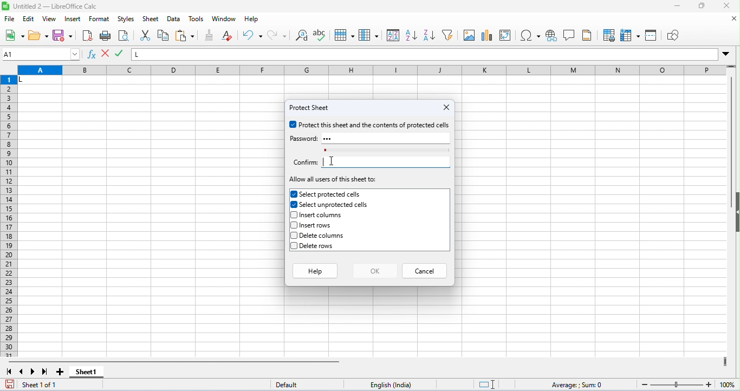 The height and width of the screenshot is (391, 740). Describe the element at coordinates (735, 211) in the screenshot. I see `hide` at that location.